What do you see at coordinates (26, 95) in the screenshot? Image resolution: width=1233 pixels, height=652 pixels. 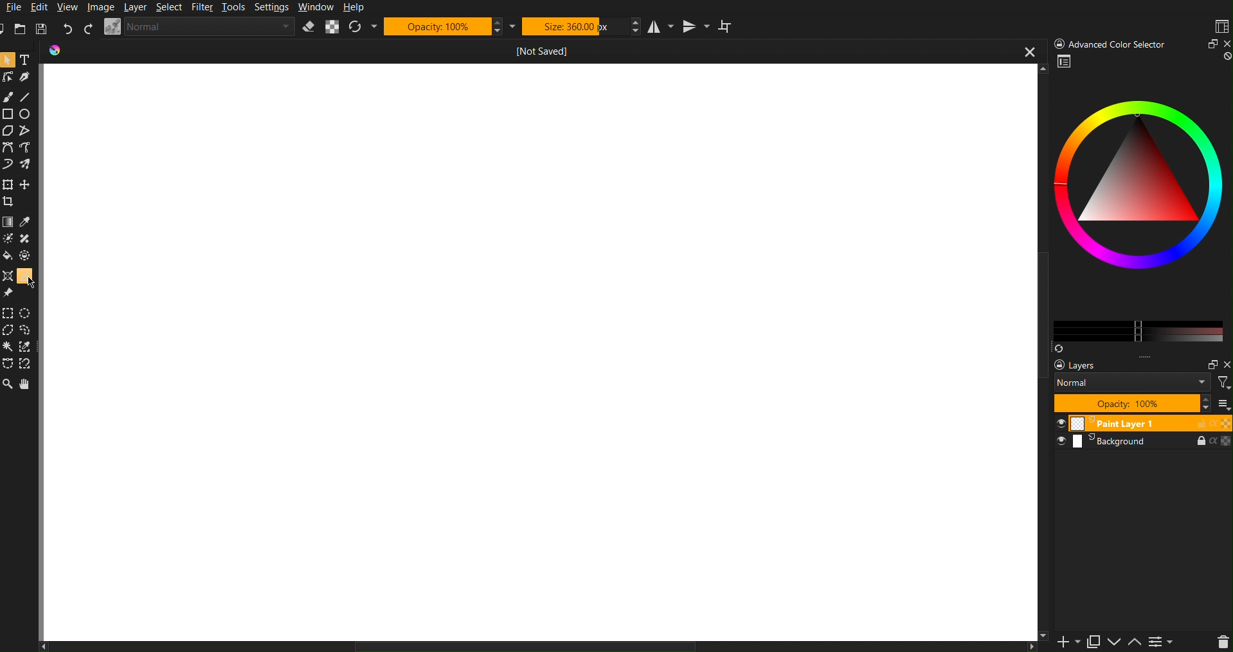 I see `Line` at bounding box center [26, 95].